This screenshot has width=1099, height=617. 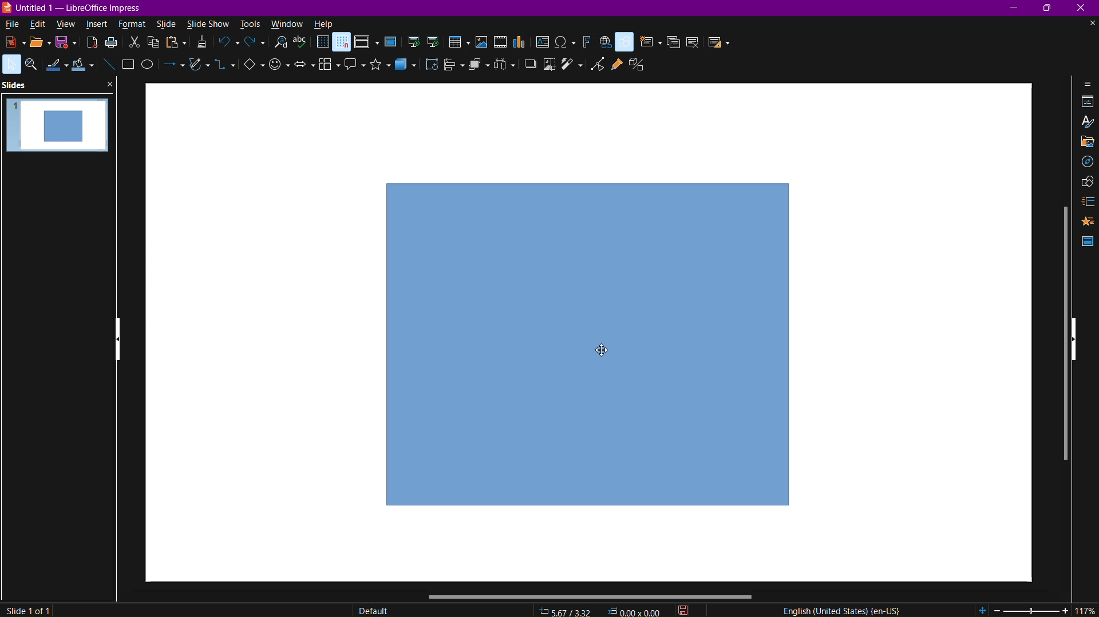 What do you see at coordinates (693, 41) in the screenshot?
I see `Delete Slide` at bounding box center [693, 41].